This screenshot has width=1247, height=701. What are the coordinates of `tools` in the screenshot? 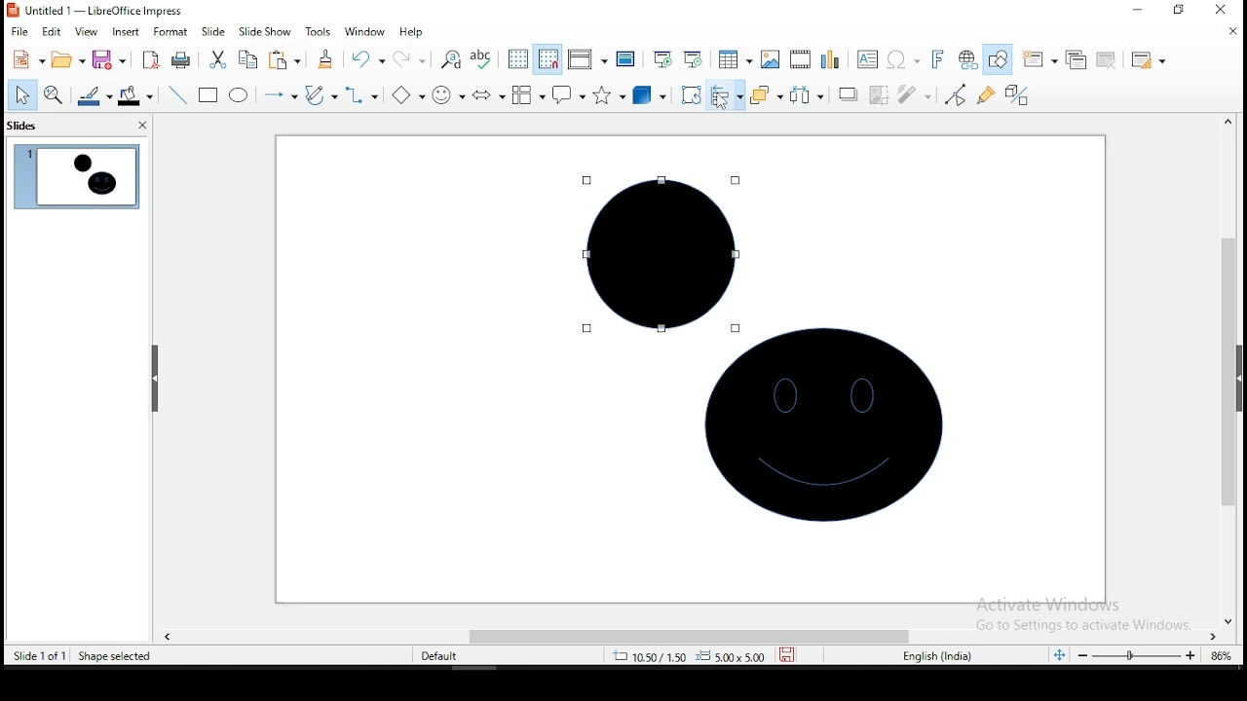 It's located at (316, 31).